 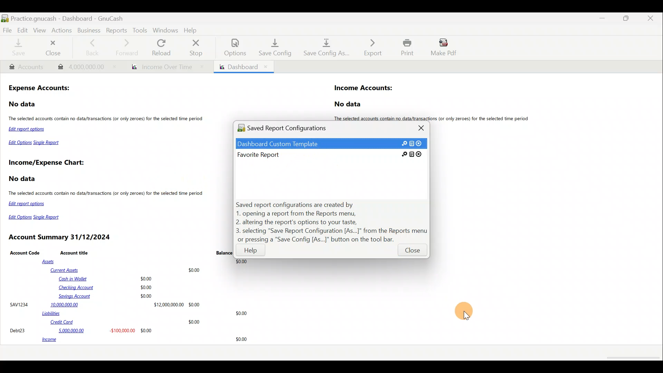 What do you see at coordinates (283, 128) in the screenshot?
I see `Saved Report Configurations` at bounding box center [283, 128].